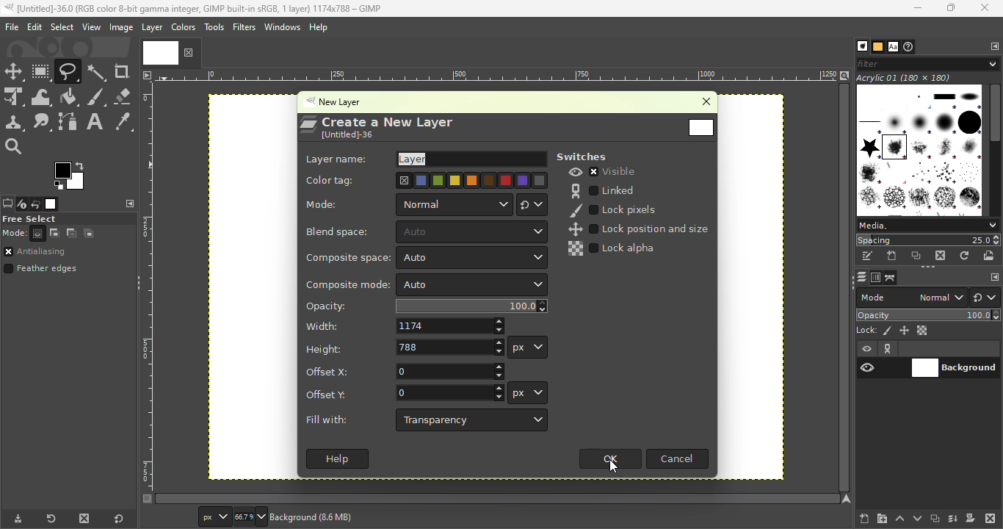 This screenshot has width=1003, height=529. What do you see at coordinates (966, 255) in the screenshot?
I see `Refresh brushes` at bounding box center [966, 255].